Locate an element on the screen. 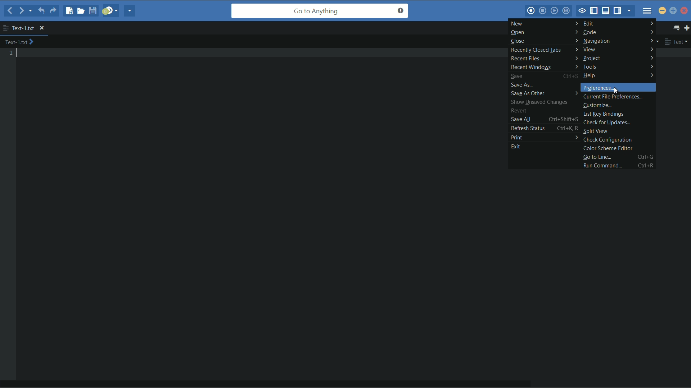 The image size is (691, 388). show unsaved changes is located at coordinates (539, 102).